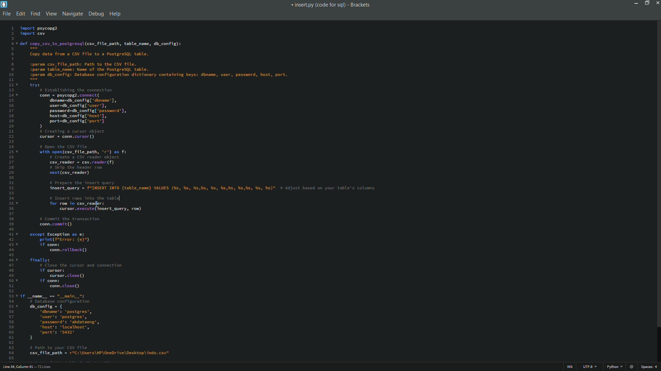 The height and width of the screenshot is (371, 661). Describe the element at coordinates (95, 14) in the screenshot. I see `debug menu` at that location.